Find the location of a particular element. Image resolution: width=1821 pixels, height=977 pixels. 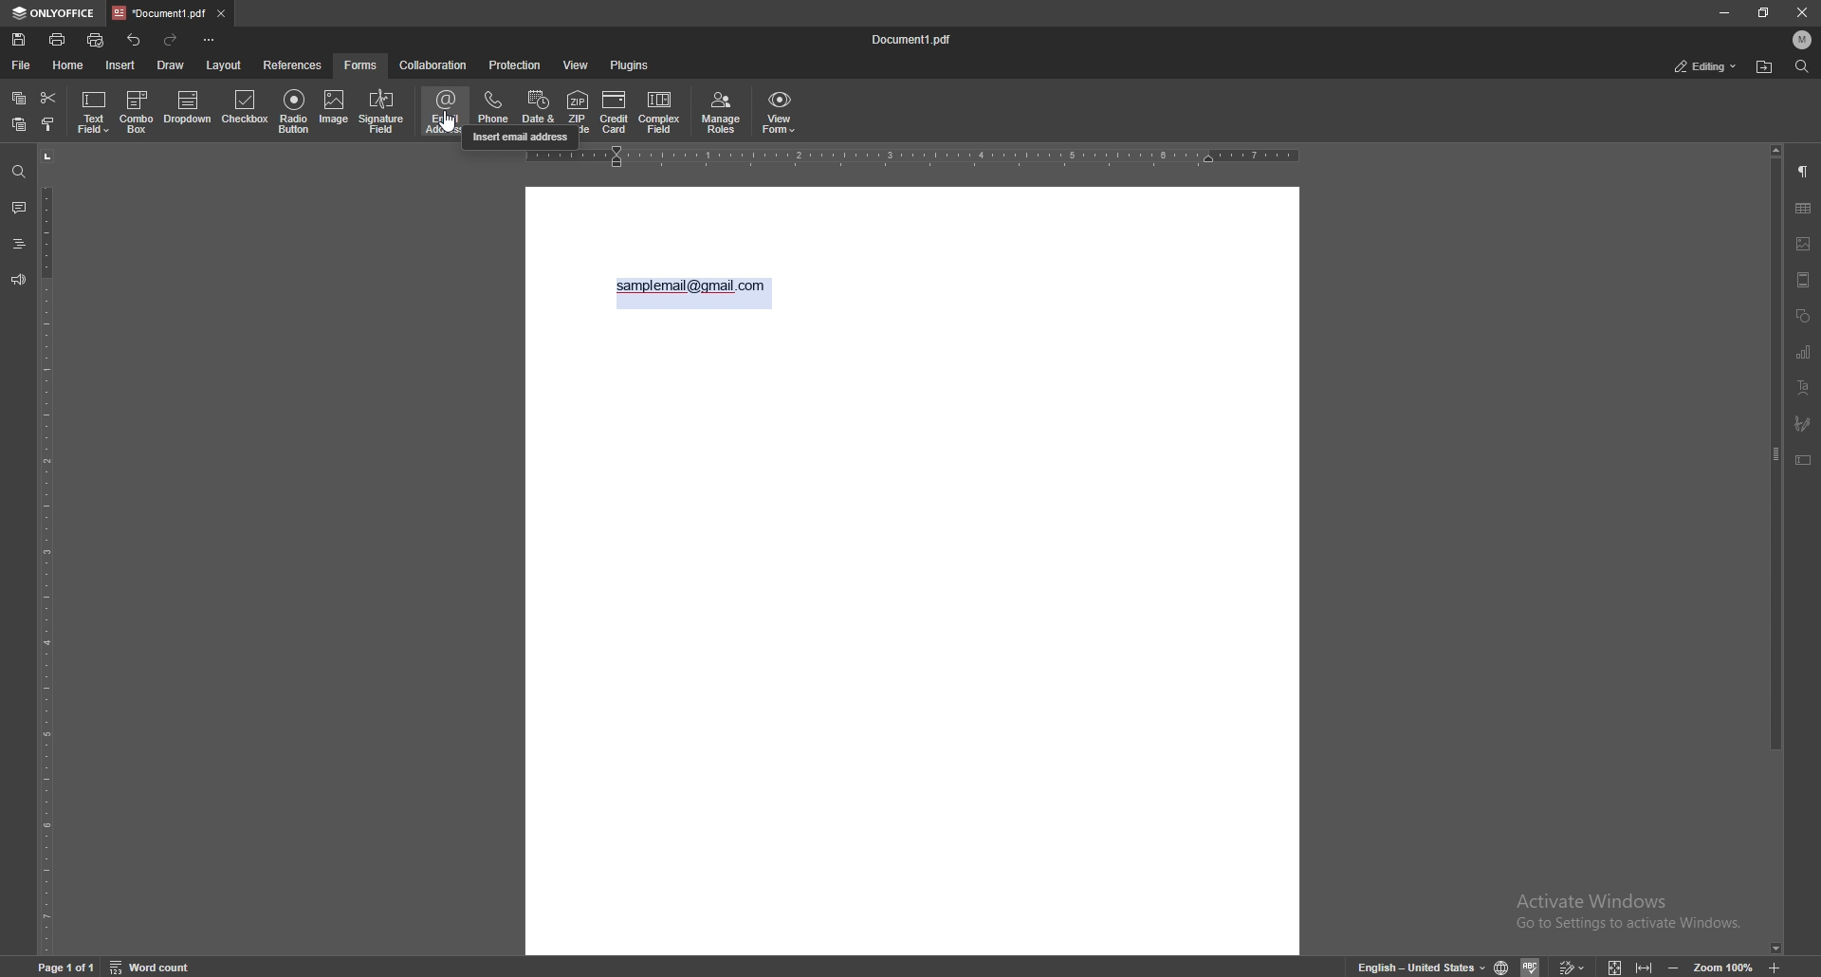

profile is located at coordinates (1803, 40).